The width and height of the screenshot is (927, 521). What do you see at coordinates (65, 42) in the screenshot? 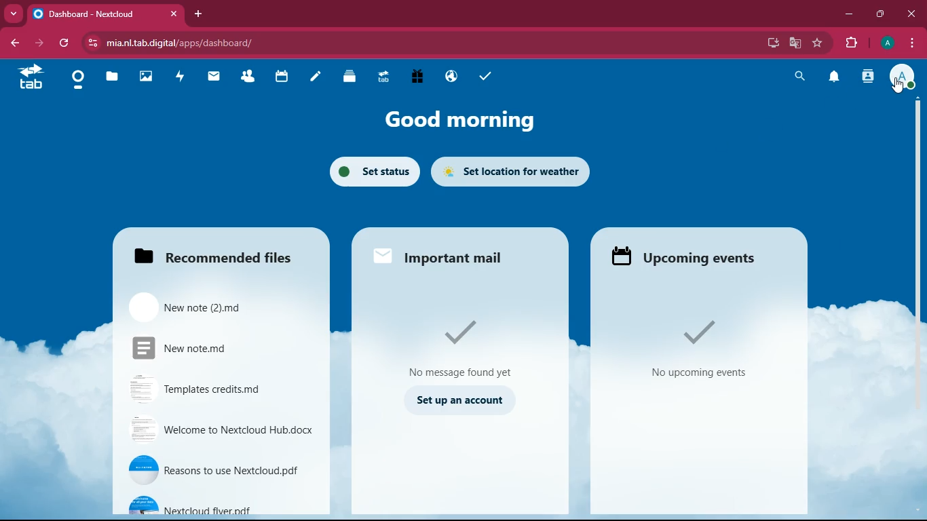
I see `refresh` at bounding box center [65, 42].